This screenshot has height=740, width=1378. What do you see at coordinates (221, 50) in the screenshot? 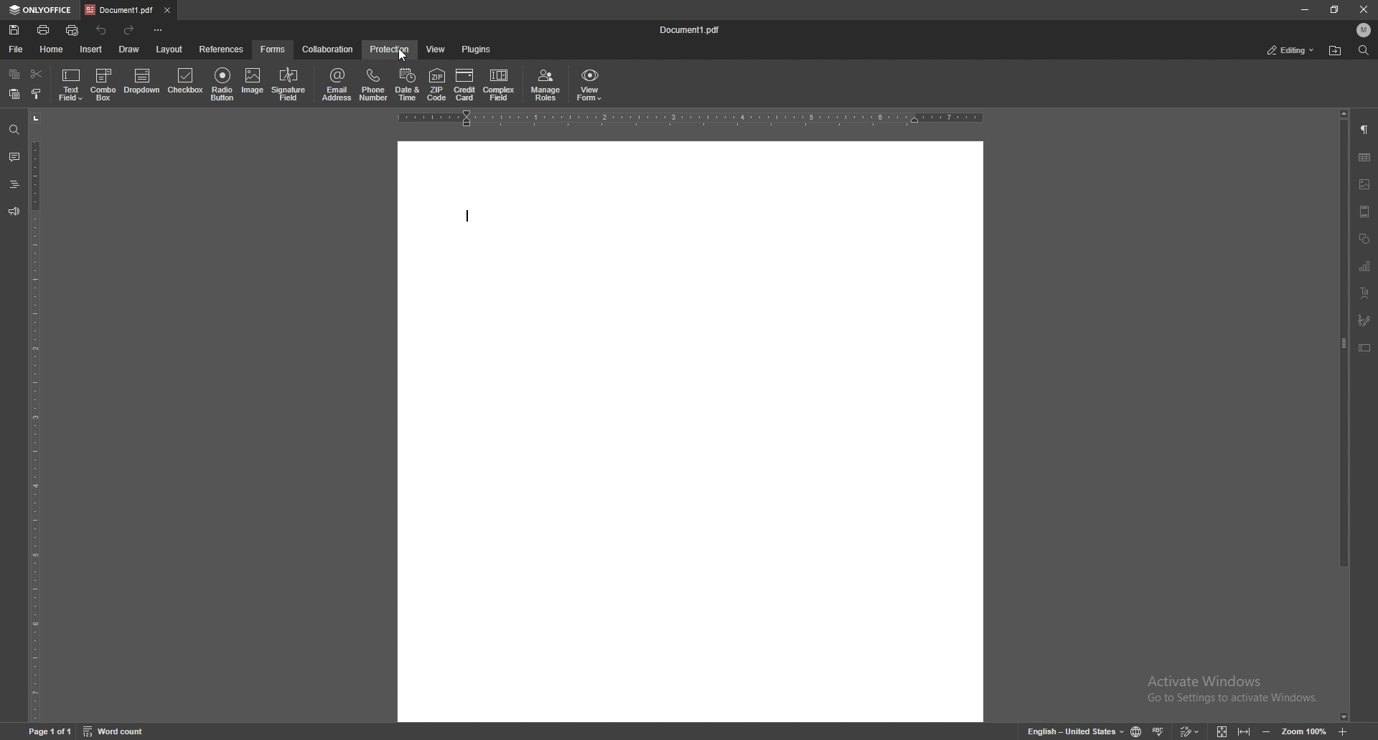
I see `references` at bounding box center [221, 50].